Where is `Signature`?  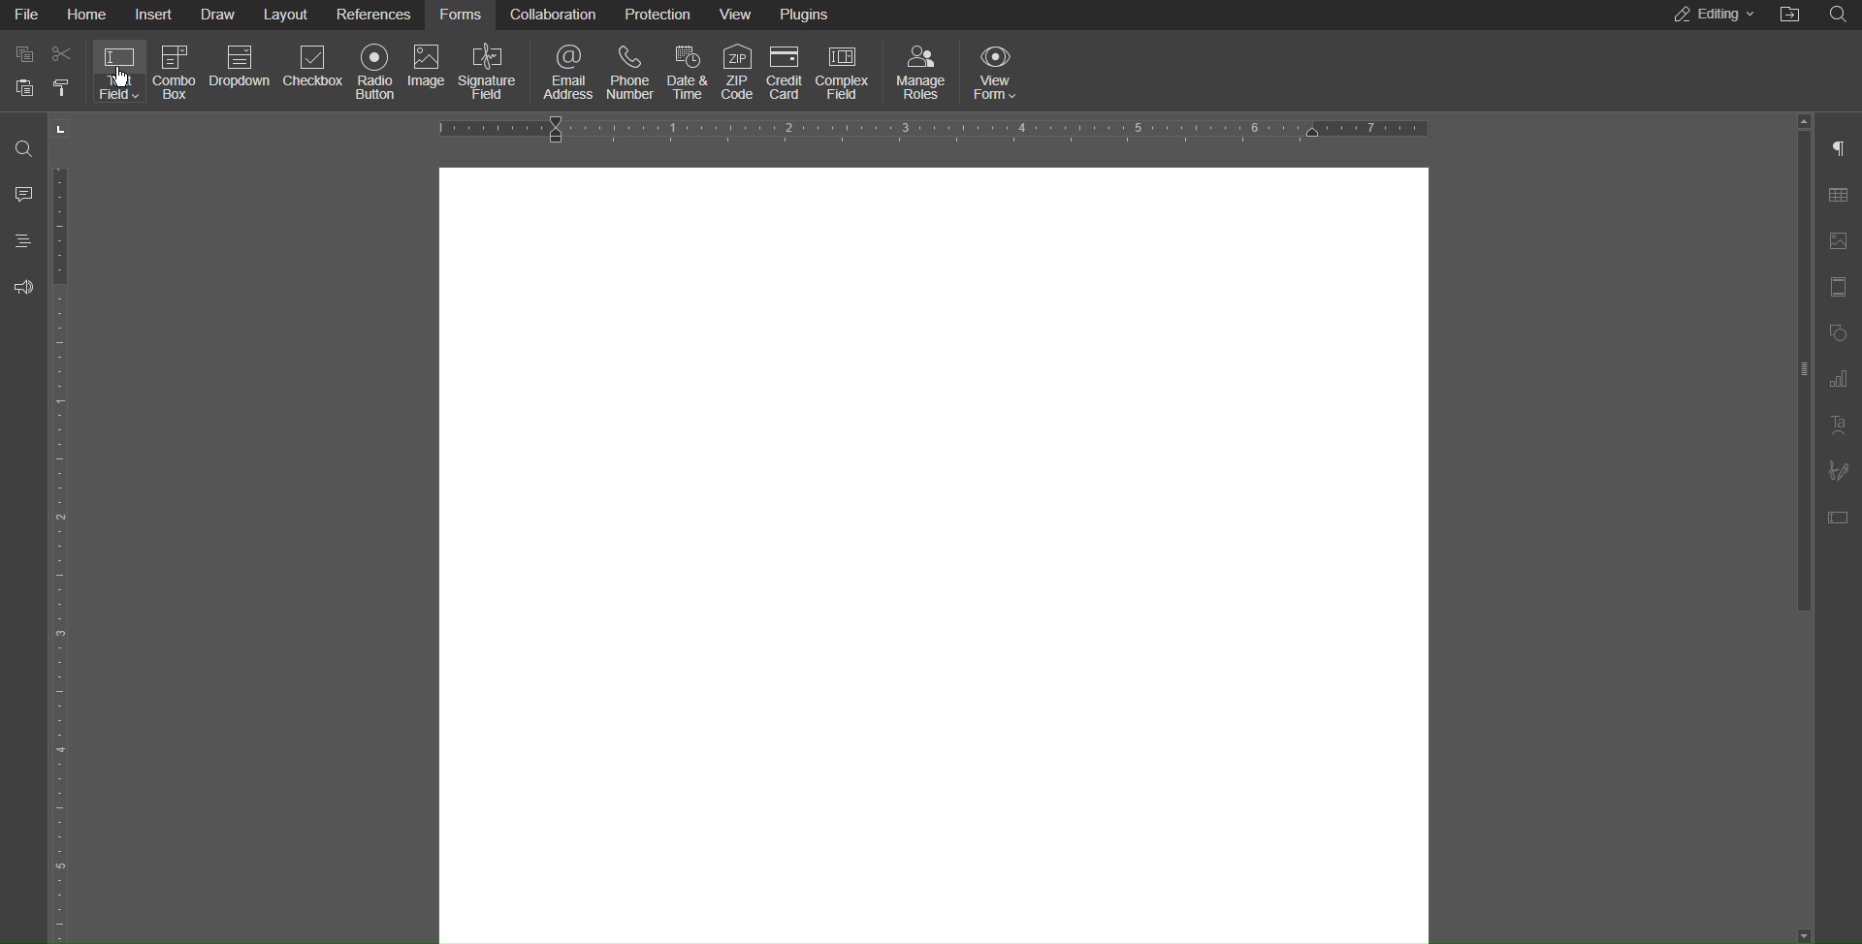 Signature is located at coordinates (1841, 472).